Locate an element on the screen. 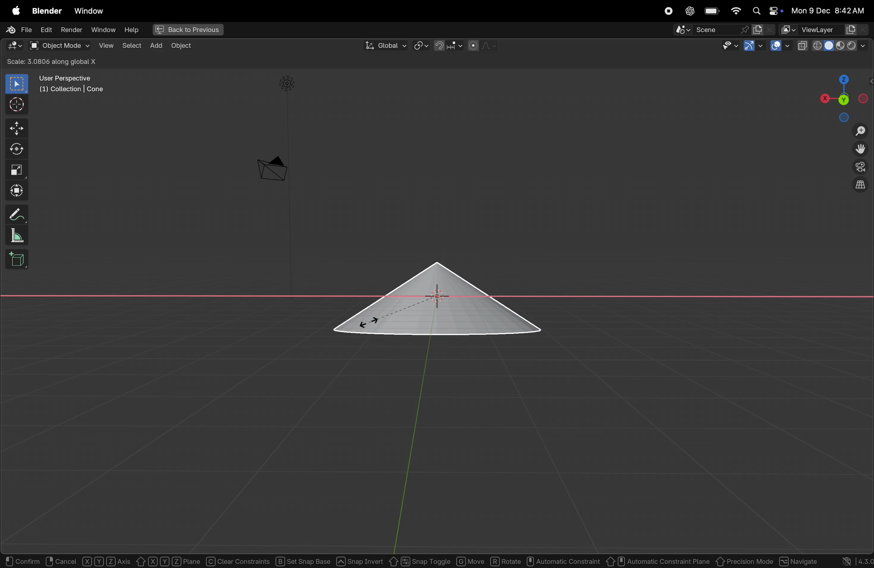 The width and height of the screenshot is (874, 568). confirm is located at coordinates (21, 561).